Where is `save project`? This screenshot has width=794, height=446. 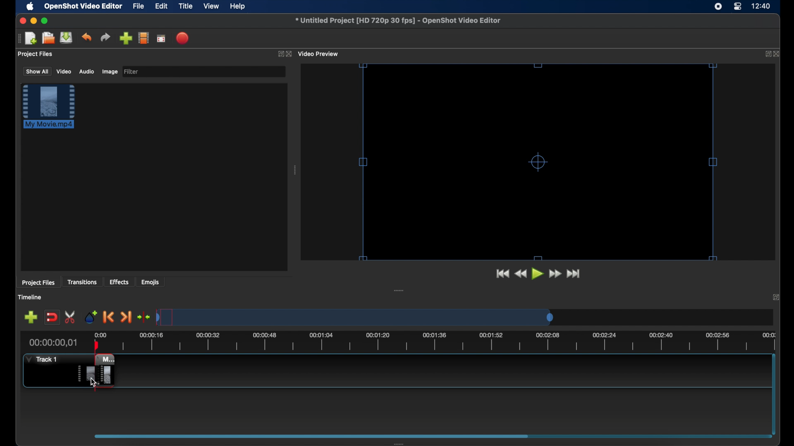
save project is located at coordinates (66, 38).